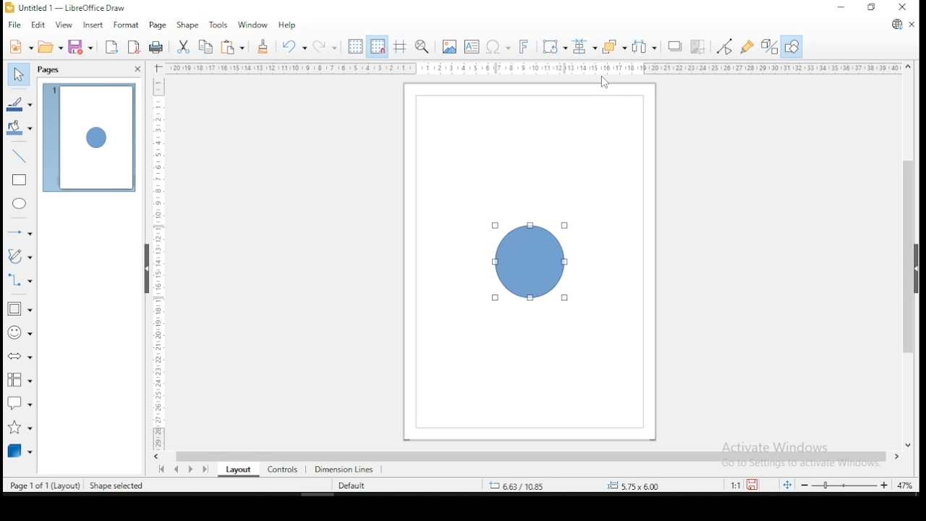 The image size is (926, 521). What do you see at coordinates (604, 82) in the screenshot?
I see `mouse pointer` at bounding box center [604, 82].